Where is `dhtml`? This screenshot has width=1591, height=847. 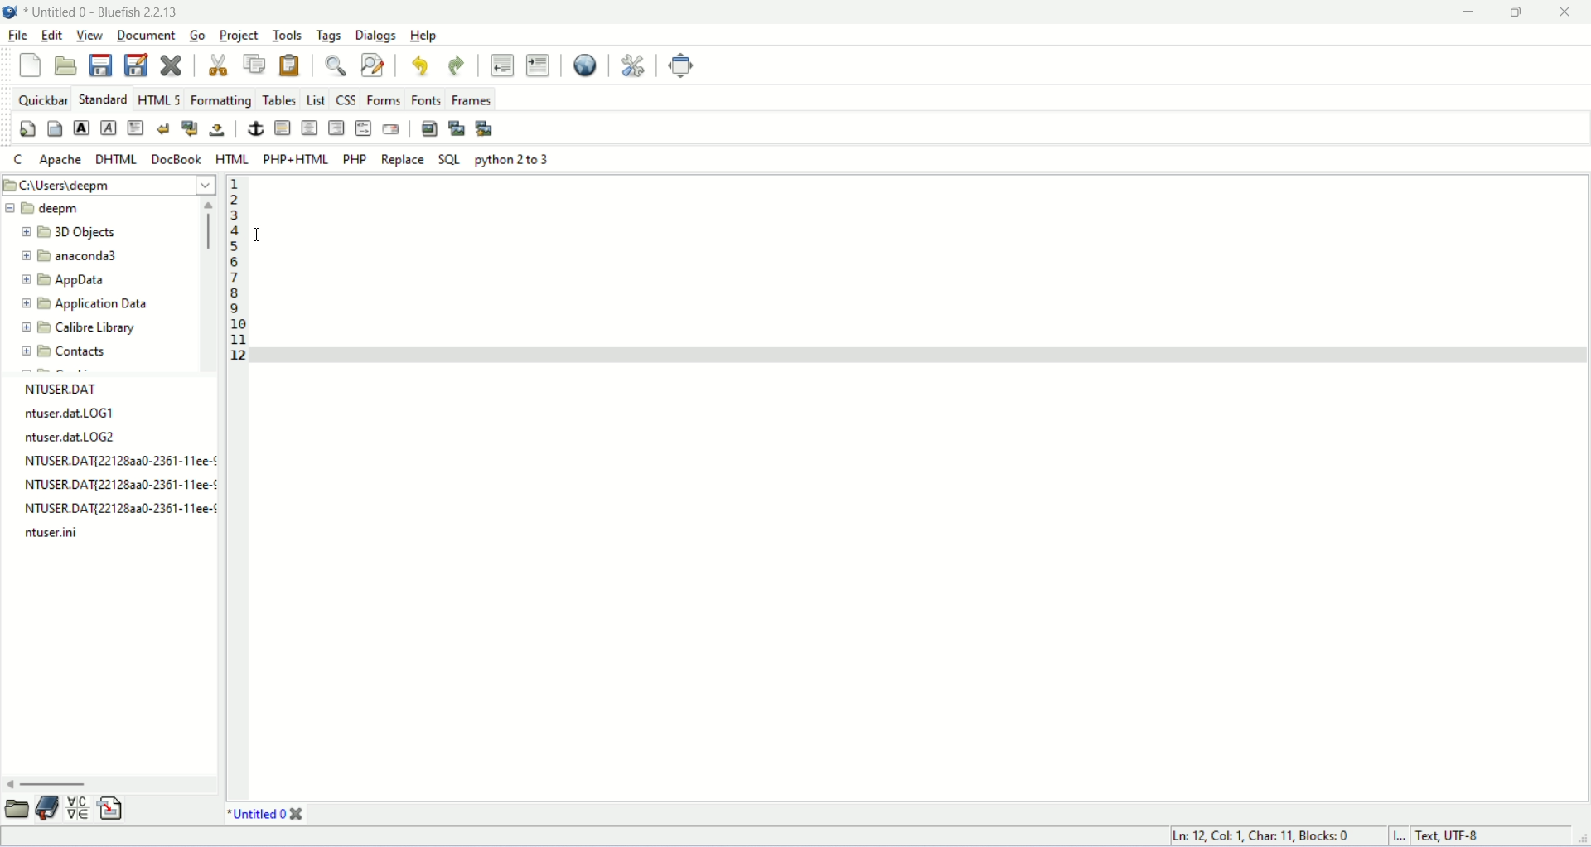
dhtml is located at coordinates (119, 159).